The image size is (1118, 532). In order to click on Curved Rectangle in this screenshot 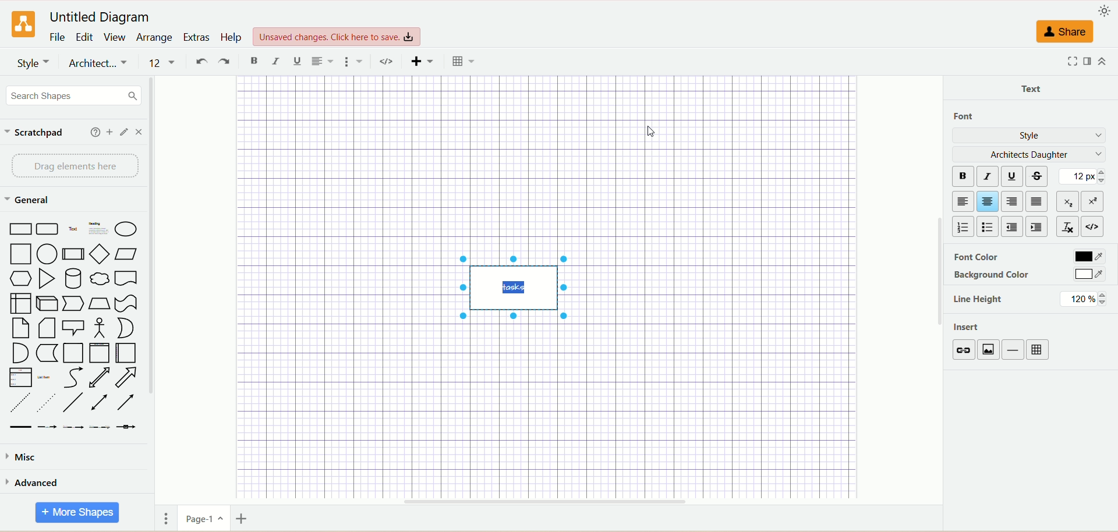, I will do `click(48, 229)`.